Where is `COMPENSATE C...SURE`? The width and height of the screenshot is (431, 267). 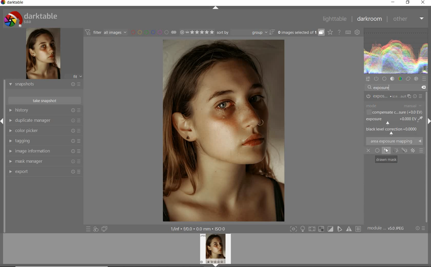 COMPENSATE C...SURE is located at coordinates (394, 112).